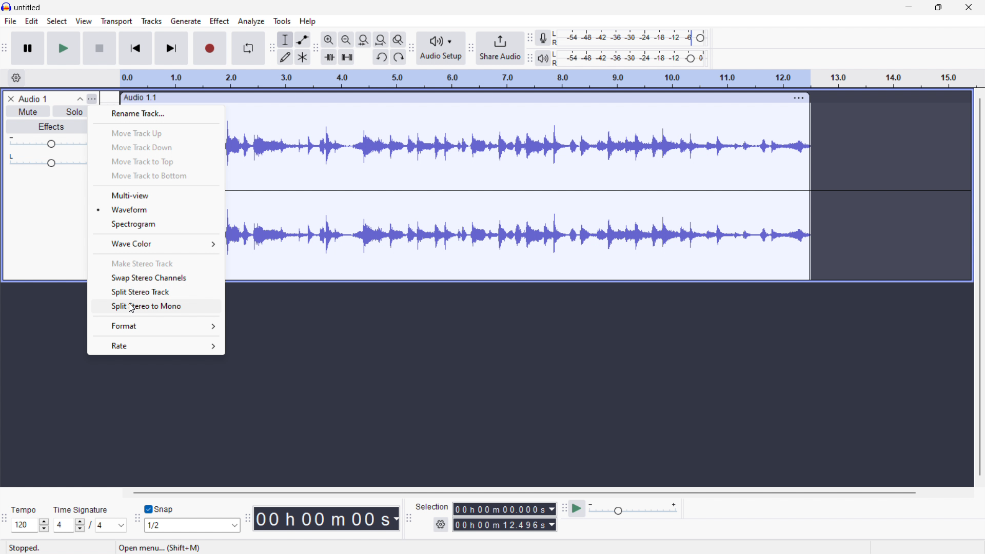  I want to click on stop, so click(100, 48).